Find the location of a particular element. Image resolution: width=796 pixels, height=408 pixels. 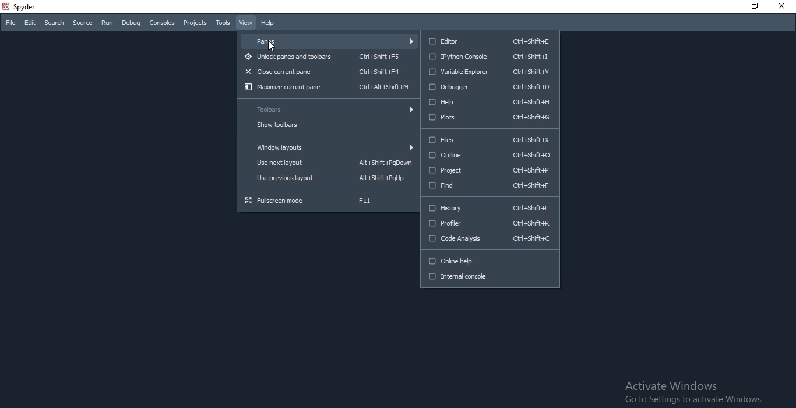

File is located at coordinates (10, 24).